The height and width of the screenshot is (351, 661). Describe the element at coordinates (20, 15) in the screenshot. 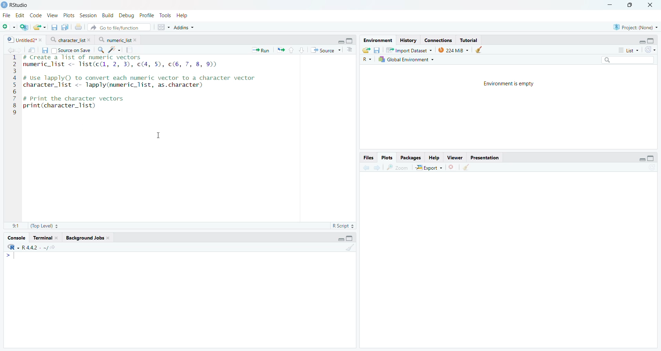

I see `Edit` at that location.